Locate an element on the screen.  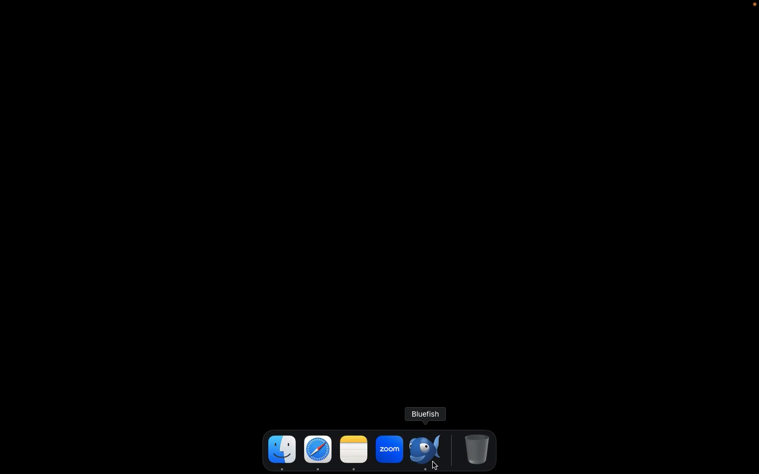
finder is located at coordinates (283, 450).